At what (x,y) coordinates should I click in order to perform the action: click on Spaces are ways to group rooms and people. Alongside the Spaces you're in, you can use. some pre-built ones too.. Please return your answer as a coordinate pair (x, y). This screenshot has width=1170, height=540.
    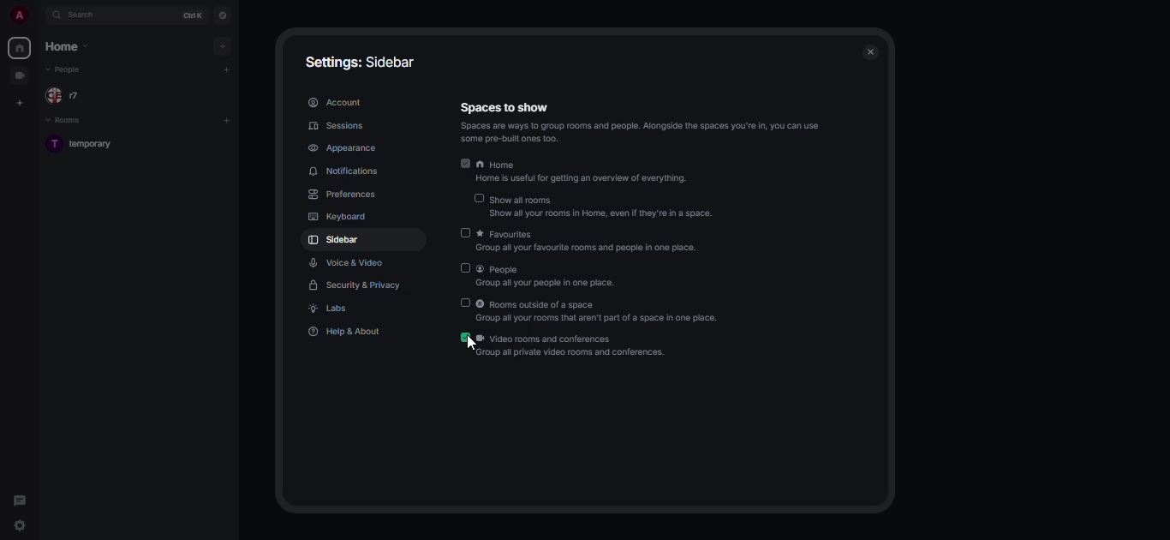
    Looking at the image, I should click on (642, 132).